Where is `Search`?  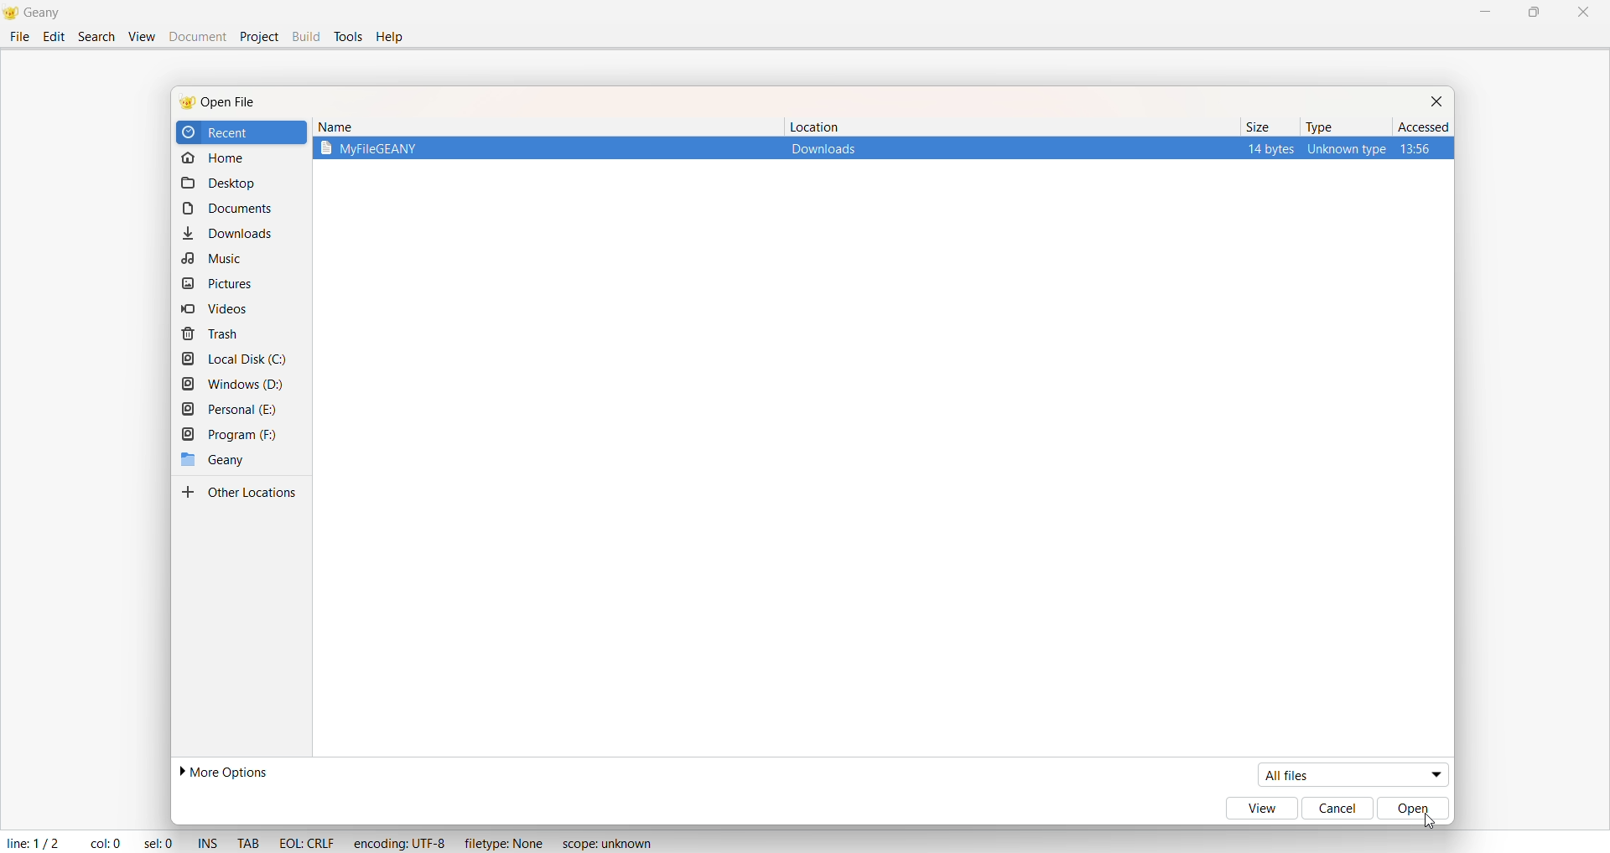
Search is located at coordinates (96, 39).